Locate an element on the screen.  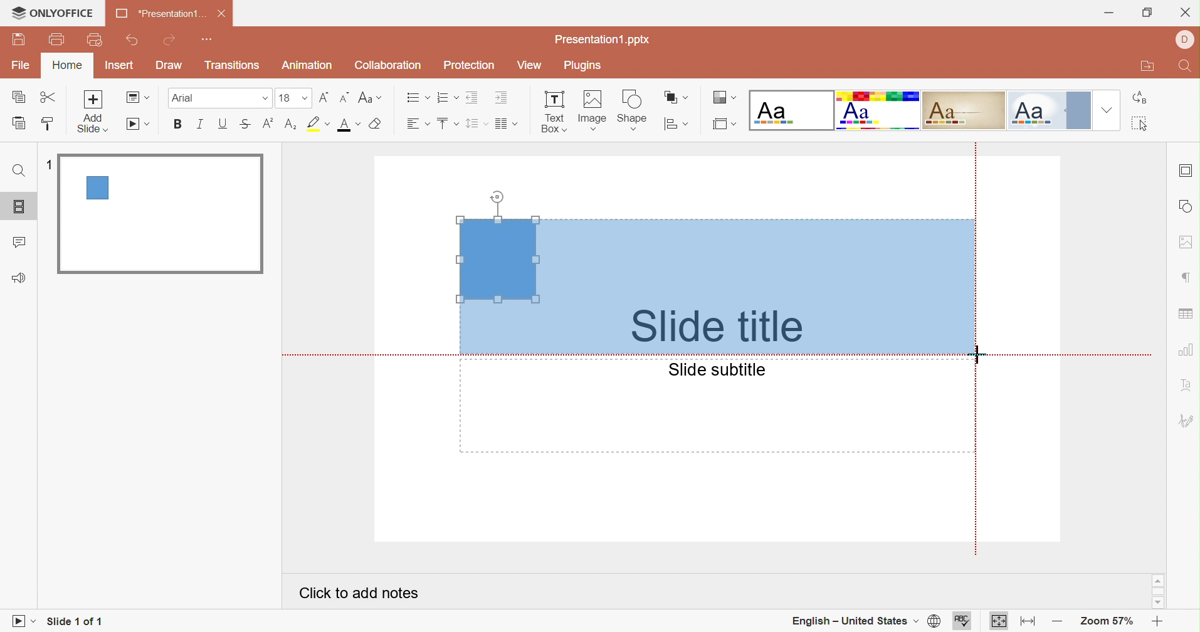
Zoom 57% is located at coordinates (1108, 623).